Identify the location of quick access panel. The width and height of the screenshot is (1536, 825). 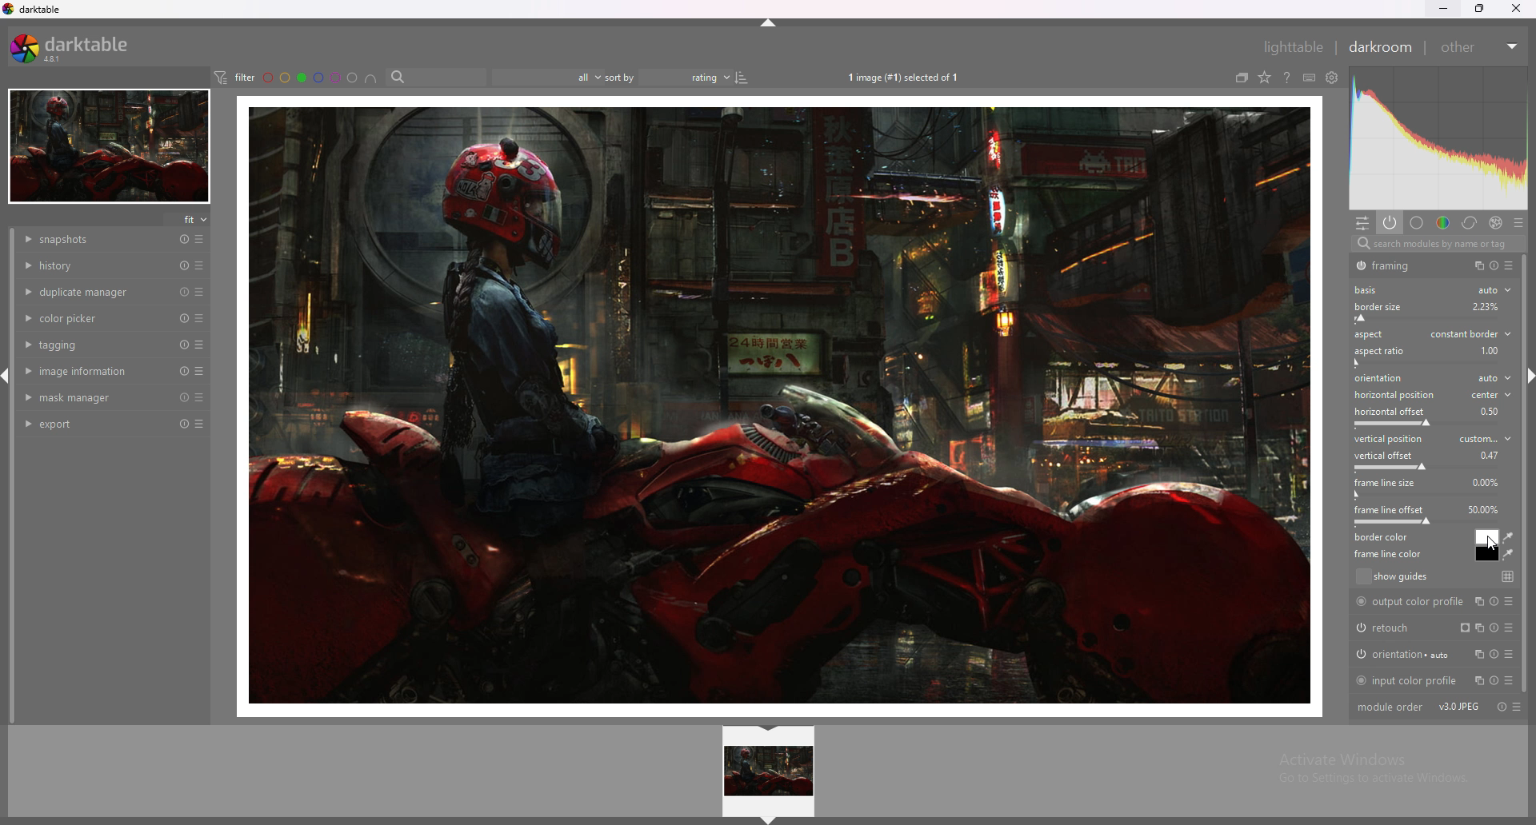
(1362, 224).